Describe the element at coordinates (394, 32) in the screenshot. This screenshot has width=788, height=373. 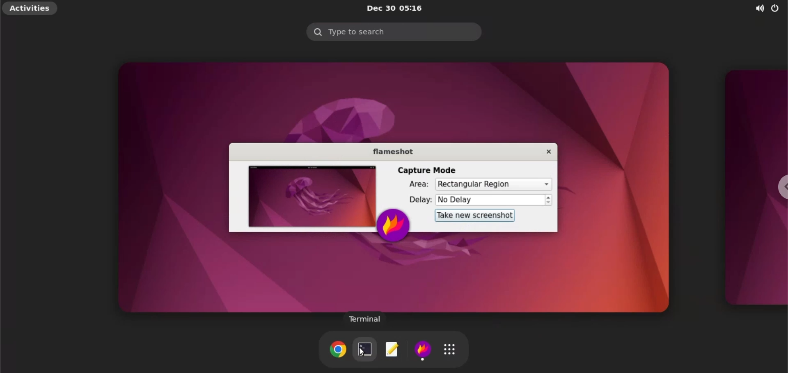
I see `search bar` at that location.